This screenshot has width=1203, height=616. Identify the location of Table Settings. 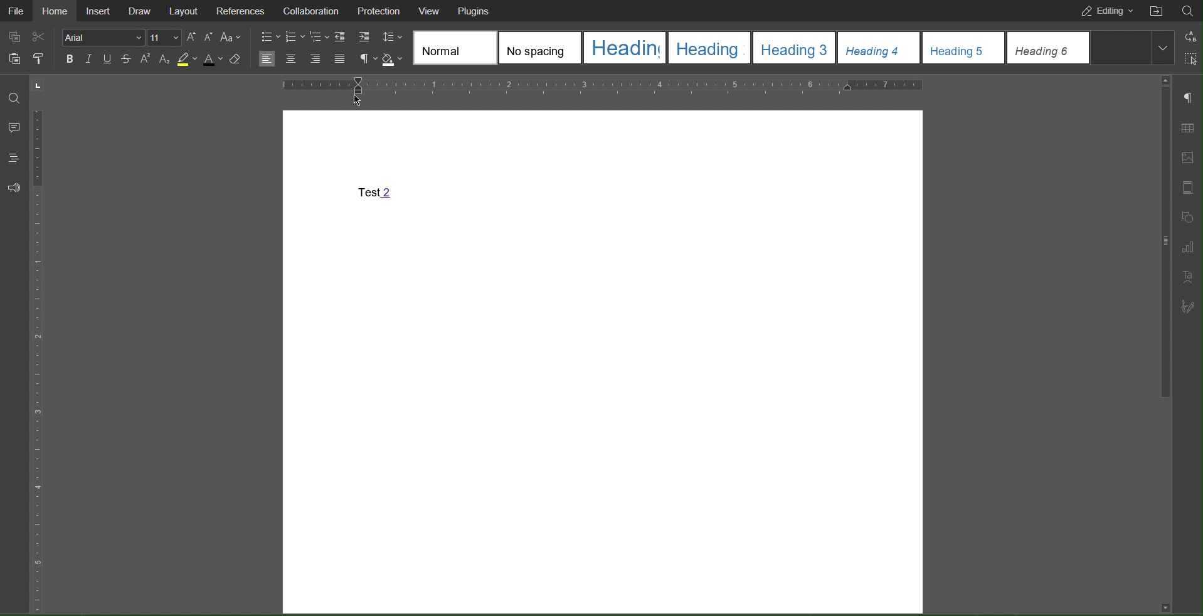
(1190, 129).